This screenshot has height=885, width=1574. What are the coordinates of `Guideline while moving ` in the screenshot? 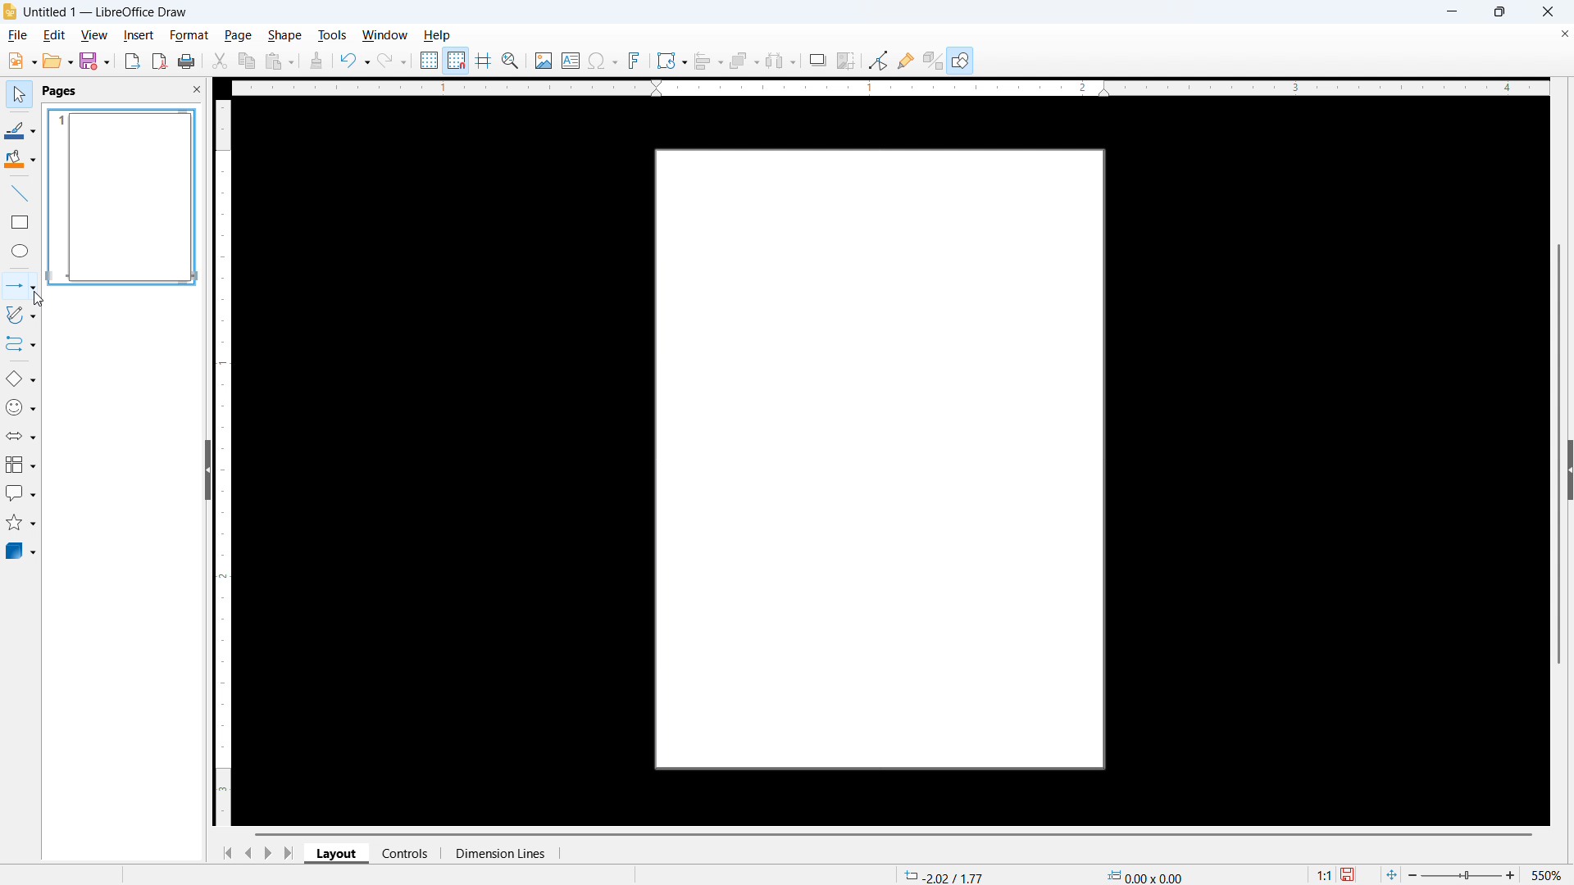 It's located at (484, 60).